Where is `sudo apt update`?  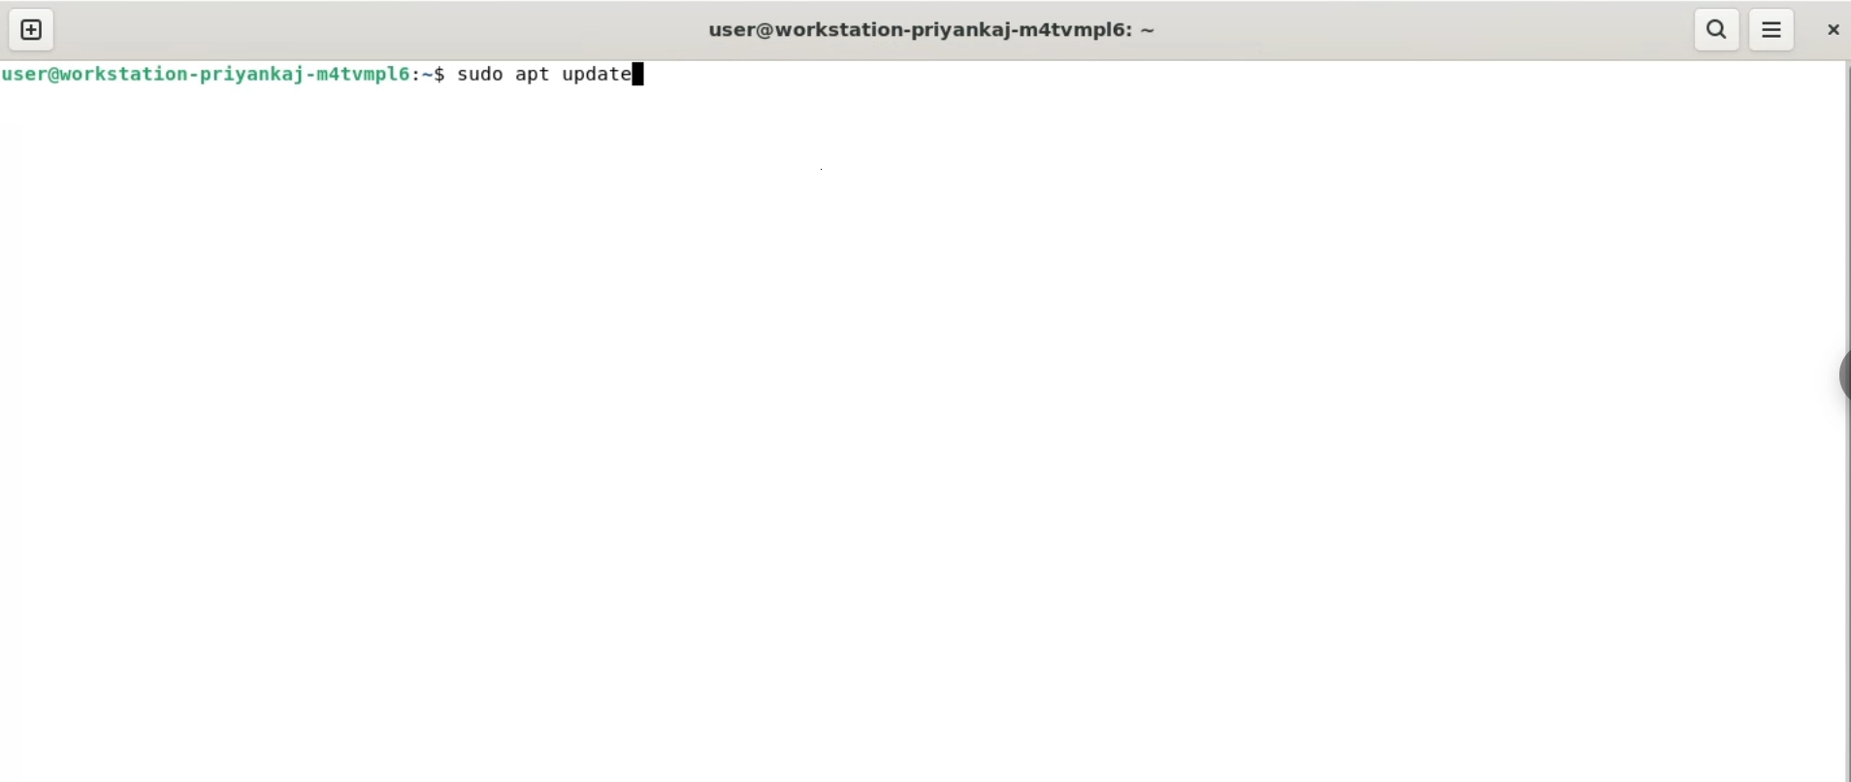 sudo apt update is located at coordinates (553, 75).